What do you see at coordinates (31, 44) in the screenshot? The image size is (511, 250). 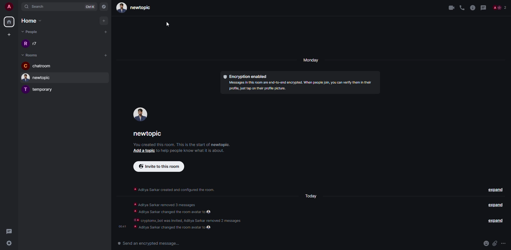 I see `r7` at bounding box center [31, 44].